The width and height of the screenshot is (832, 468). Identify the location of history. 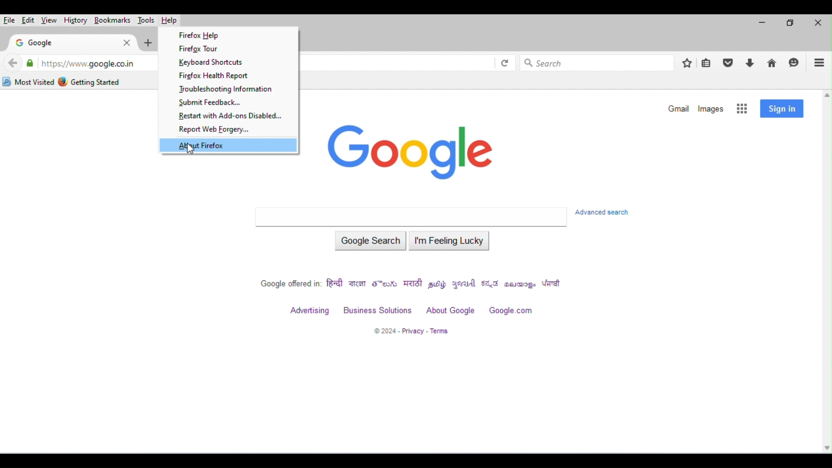
(75, 20).